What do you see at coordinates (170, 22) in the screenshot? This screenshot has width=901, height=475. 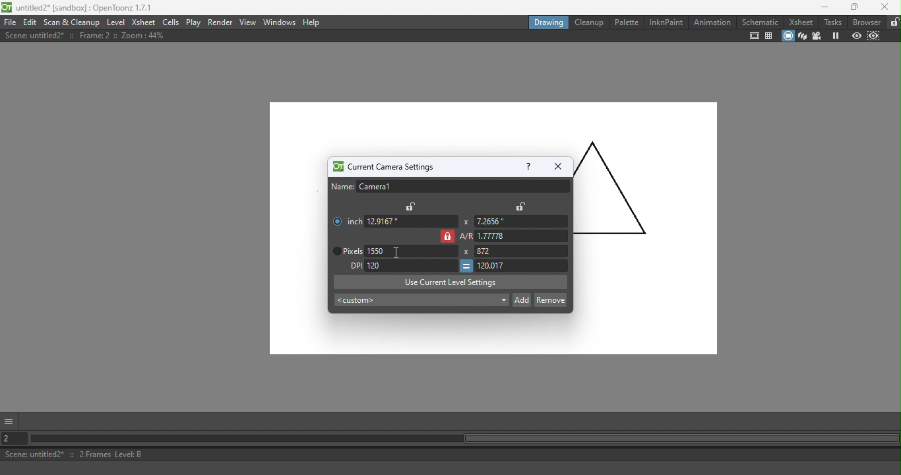 I see `Cells` at bounding box center [170, 22].